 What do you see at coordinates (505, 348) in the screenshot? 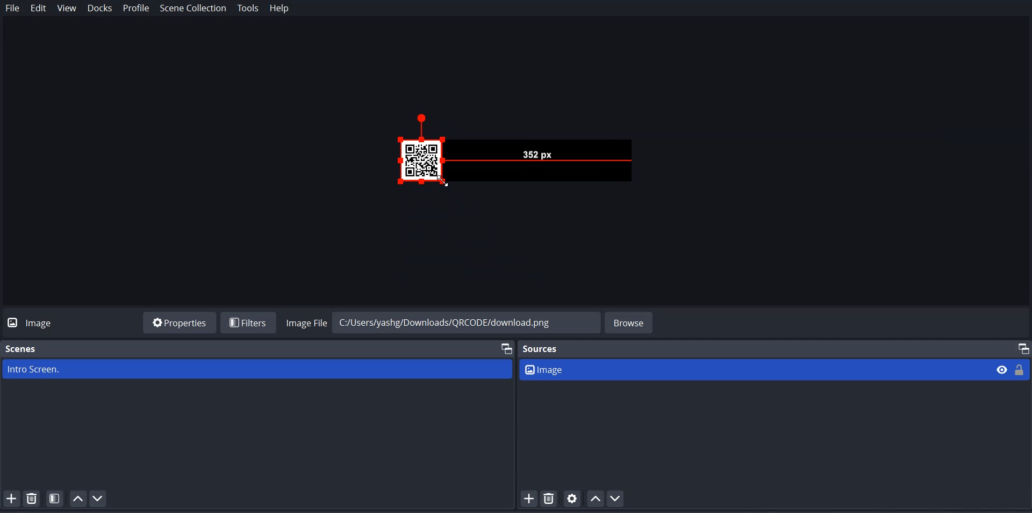
I see `Maximize` at bounding box center [505, 348].